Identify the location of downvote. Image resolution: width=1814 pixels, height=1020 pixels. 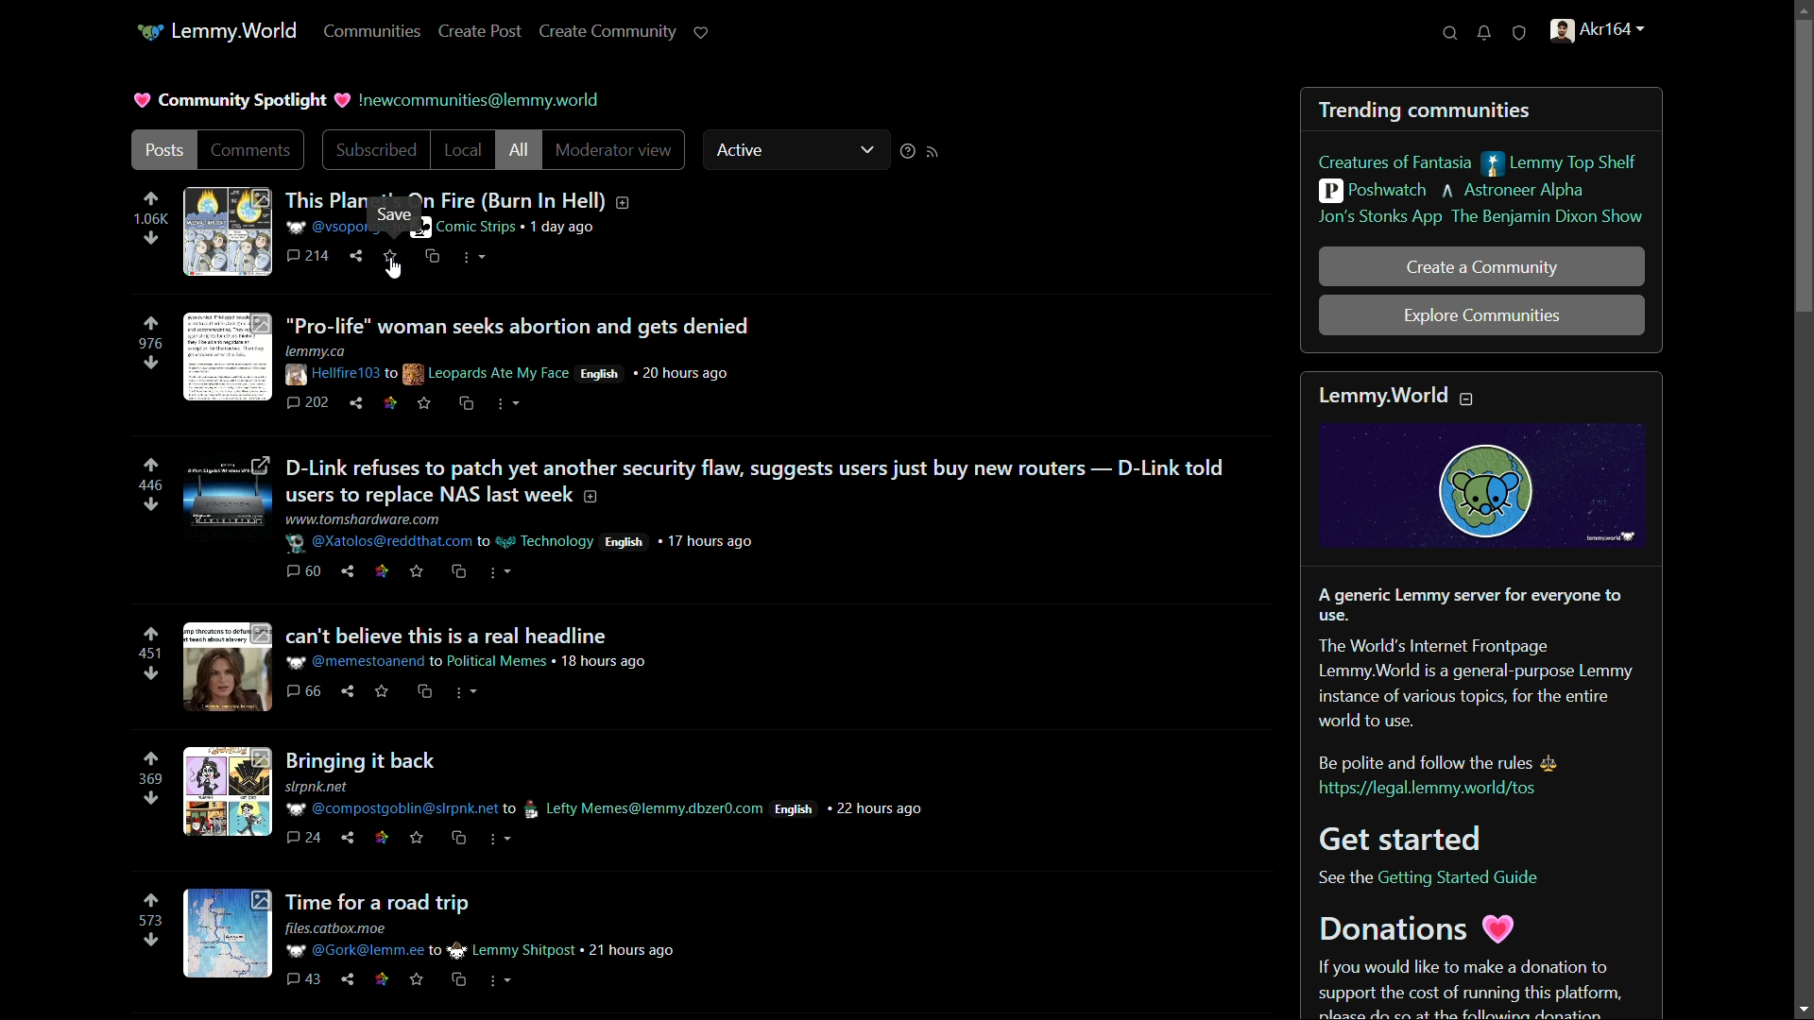
(151, 798).